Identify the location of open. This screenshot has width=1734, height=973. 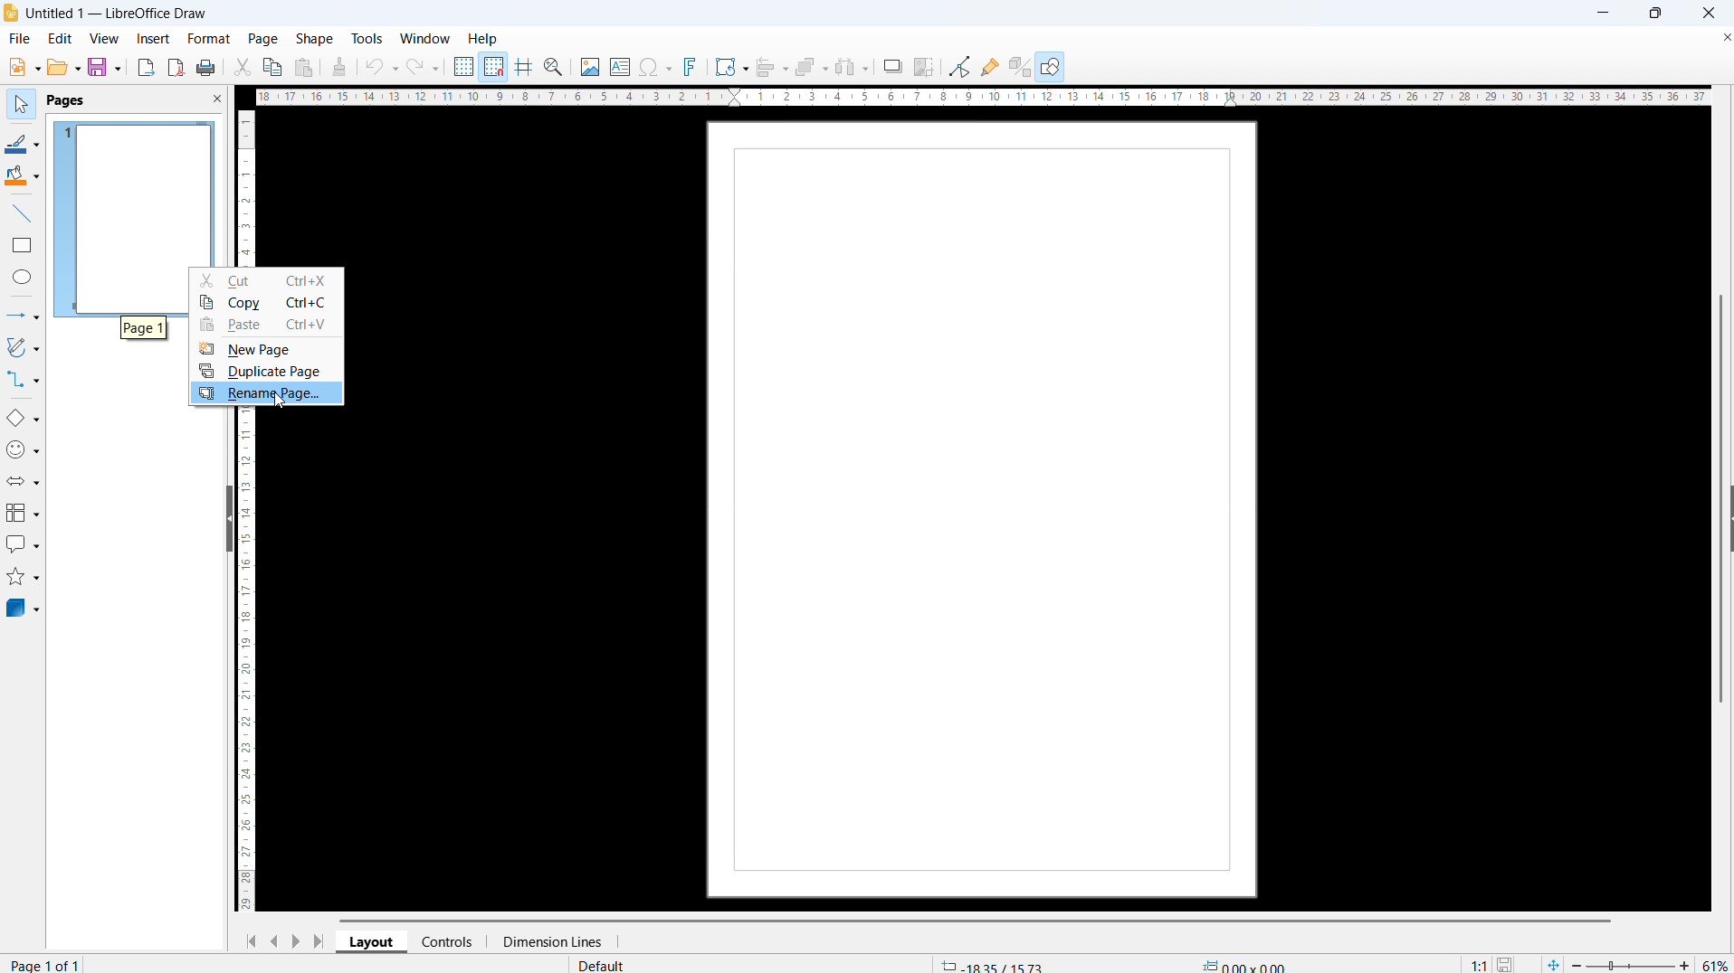
(64, 68).